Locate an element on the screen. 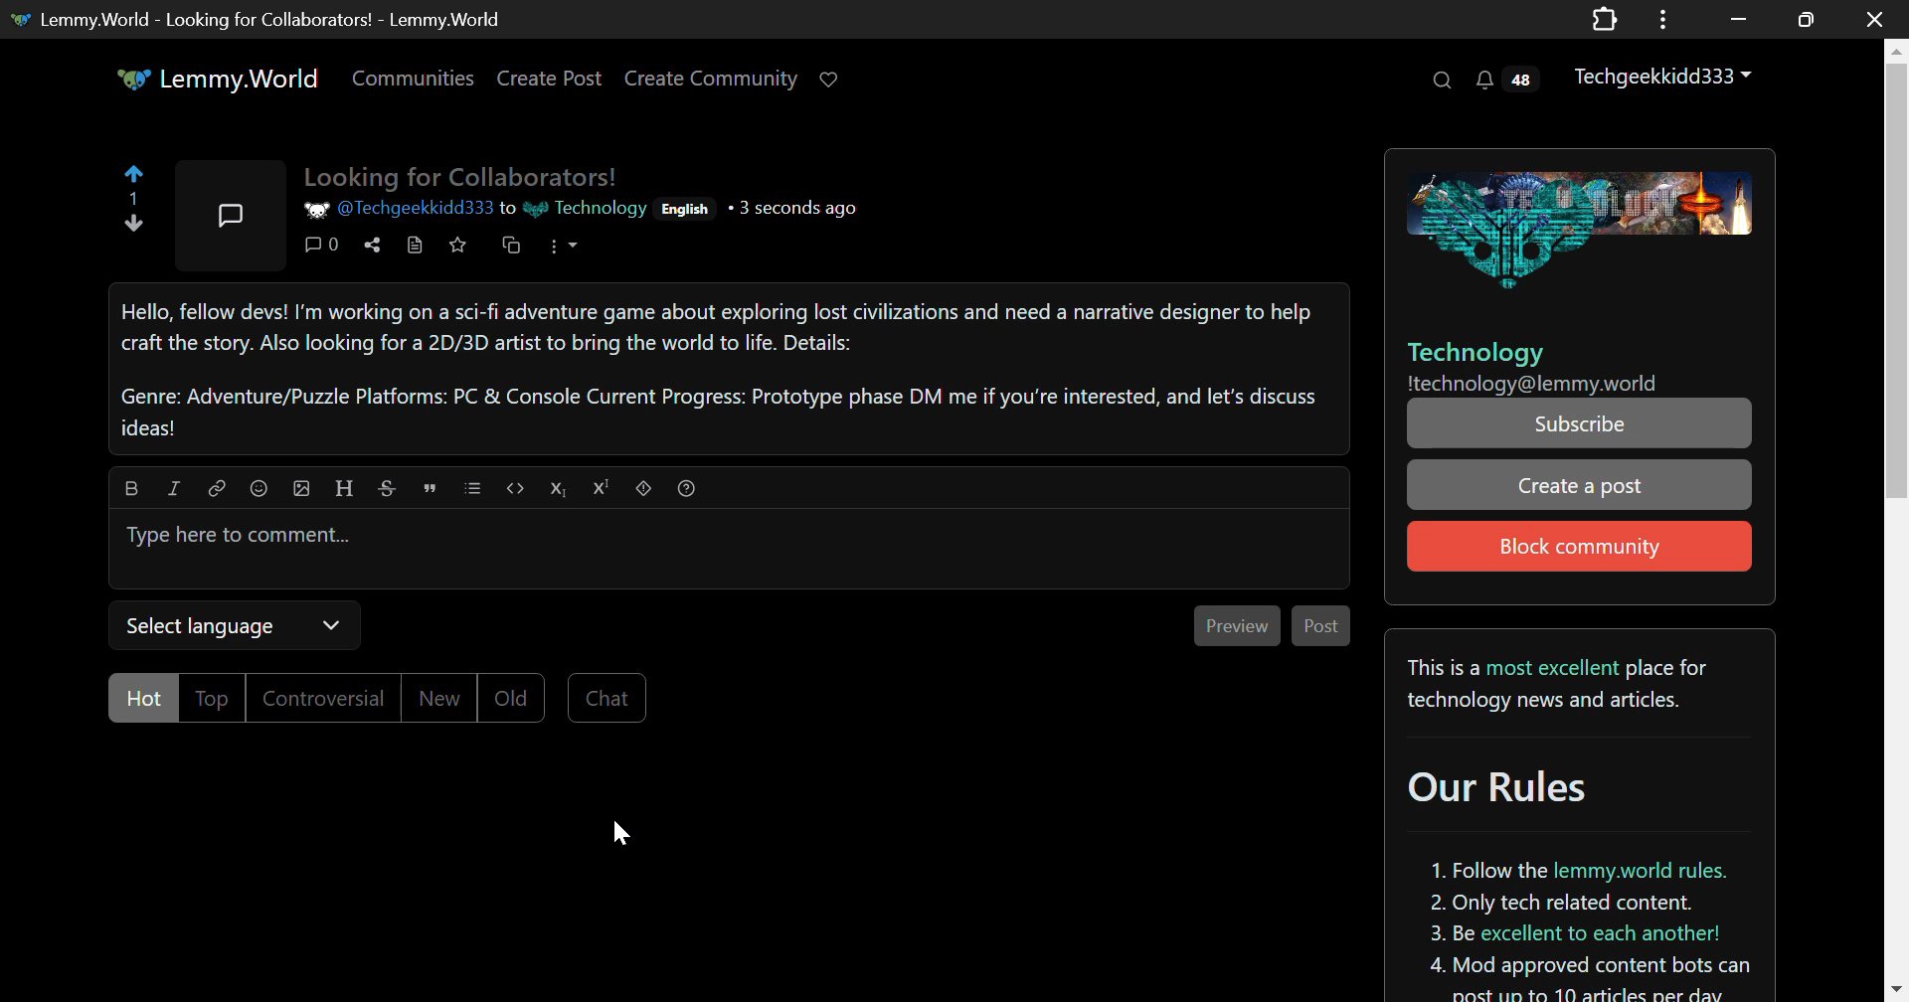 This screenshot has height=1002, width=1909. Block community is located at coordinates (1580, 545).